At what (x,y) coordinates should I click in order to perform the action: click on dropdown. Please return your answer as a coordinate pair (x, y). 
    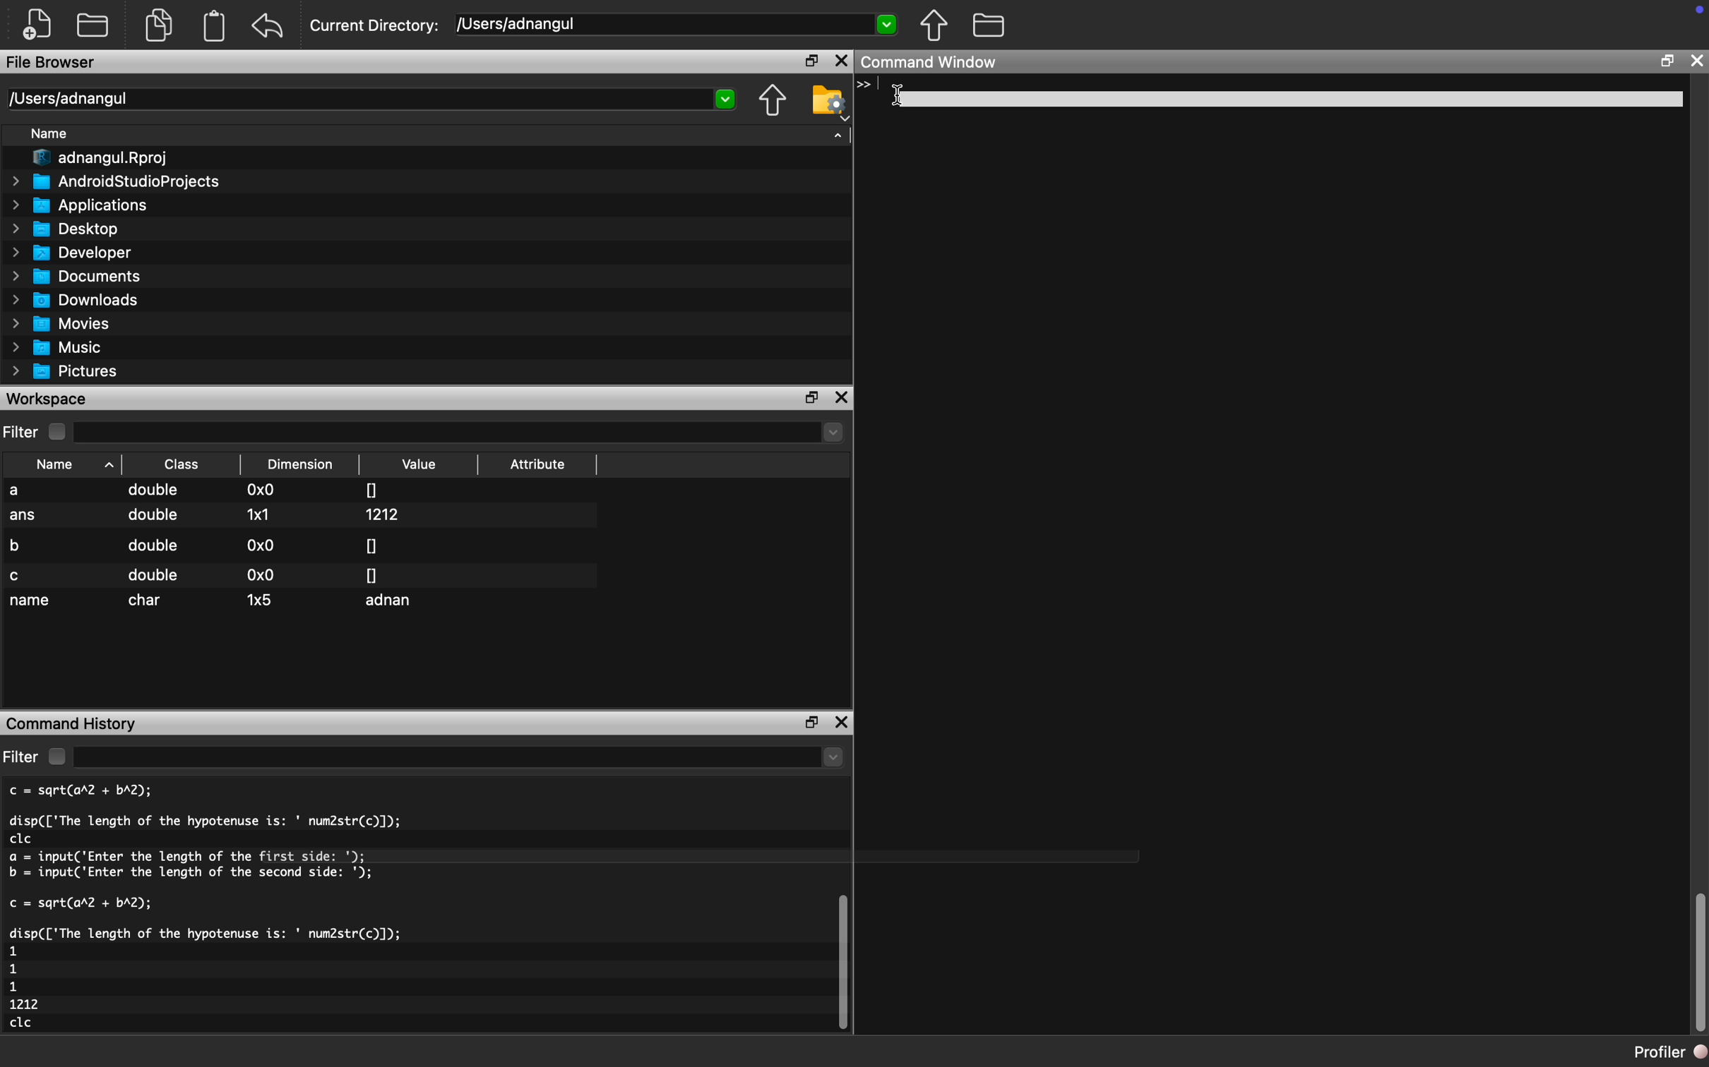
    Looking at the image, I should click on (461, 433).